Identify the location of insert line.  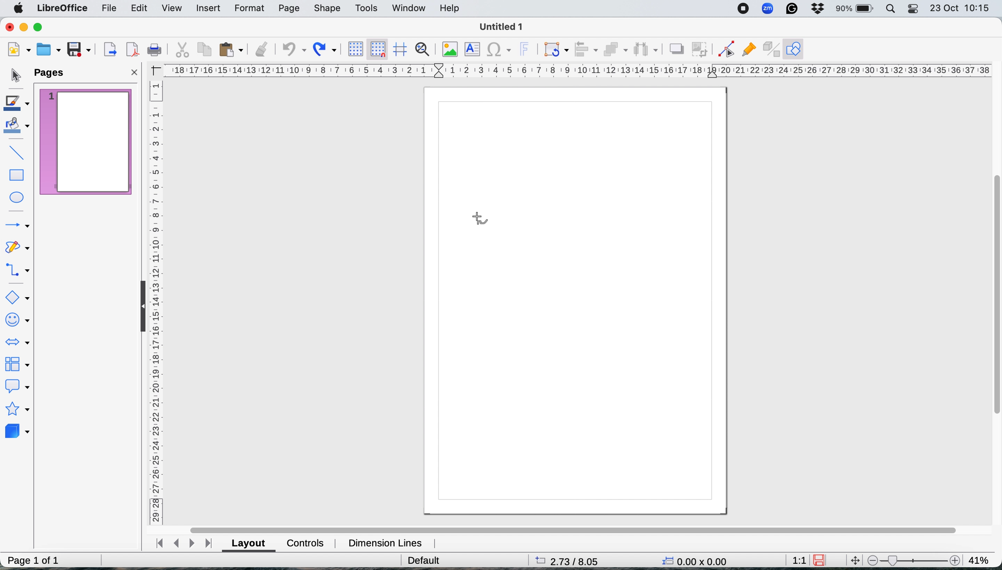
(17, 152).